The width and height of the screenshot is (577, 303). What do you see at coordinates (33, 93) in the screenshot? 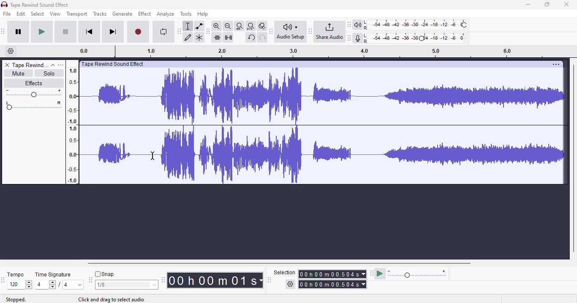
I see `volume` at bounding box center [33, 93].